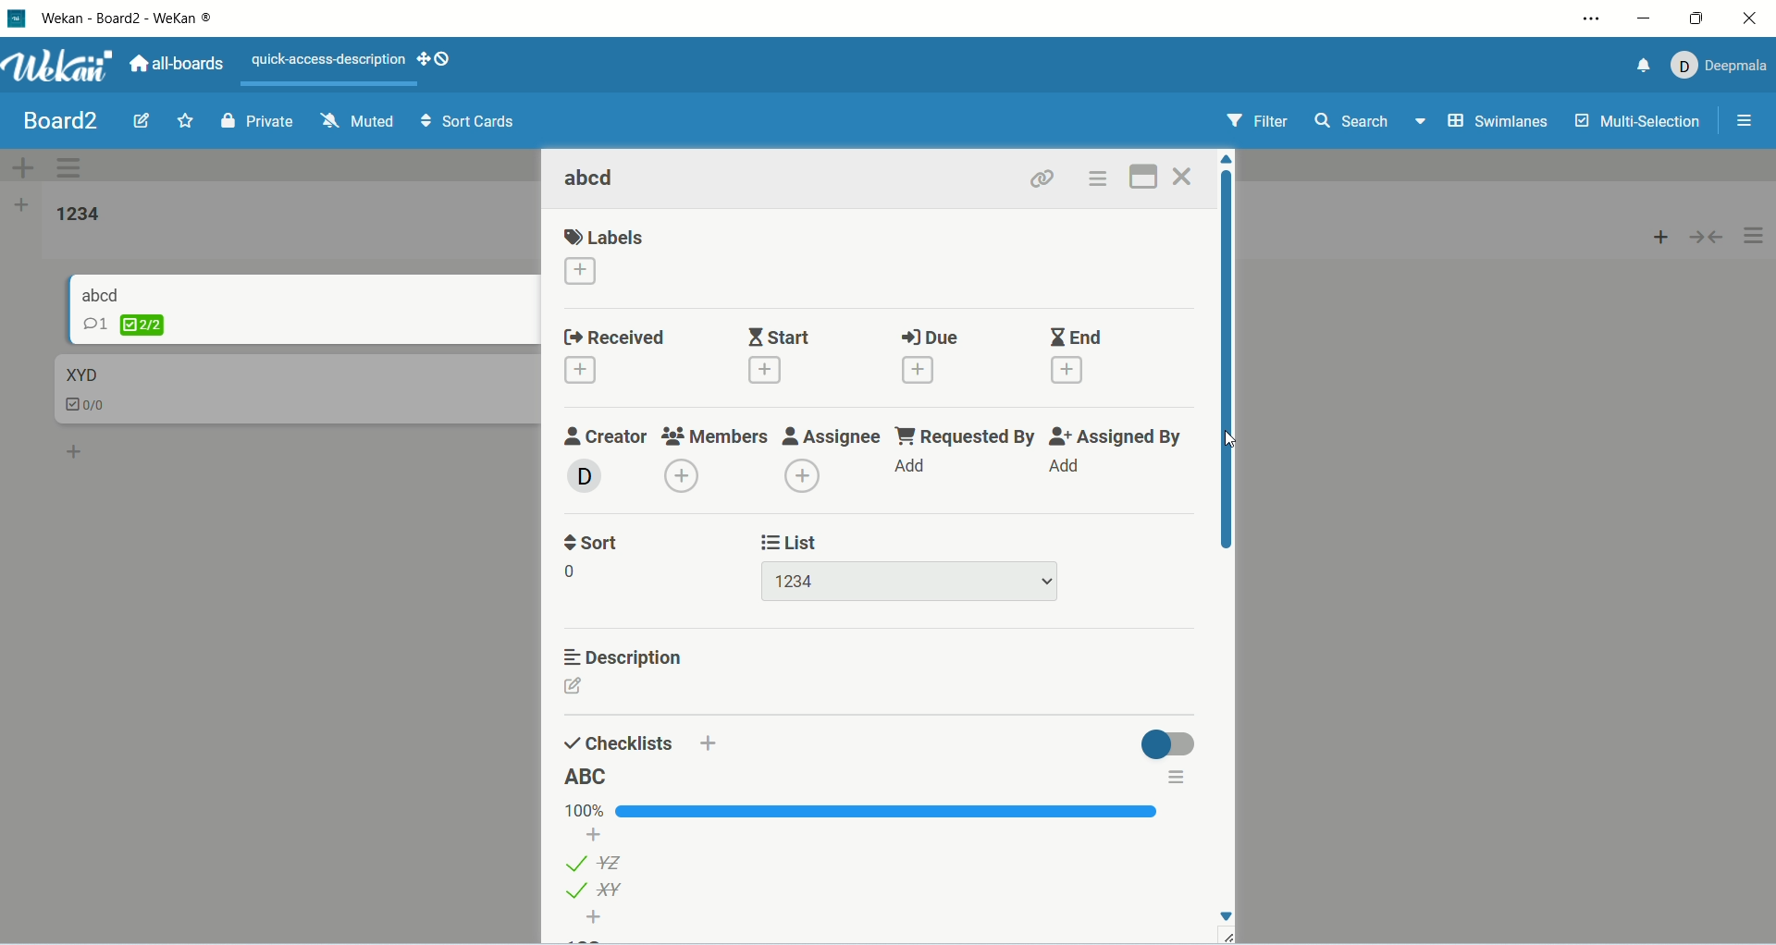 The height and width of the screenshot is (945, 1776). Describe the element at coordinates (1742, 20) in the screenshot. I see `close` at that location.